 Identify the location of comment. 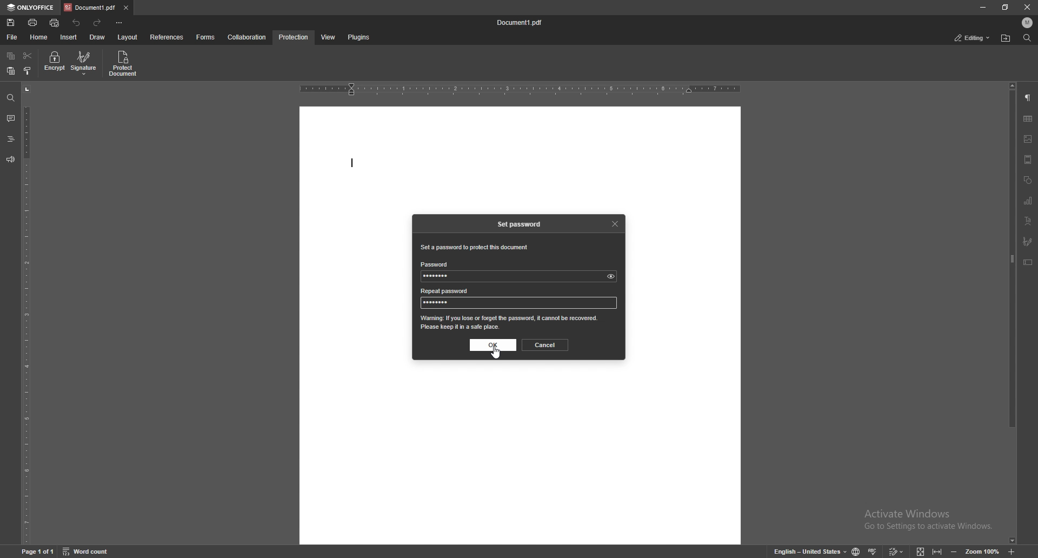
(11, 118).